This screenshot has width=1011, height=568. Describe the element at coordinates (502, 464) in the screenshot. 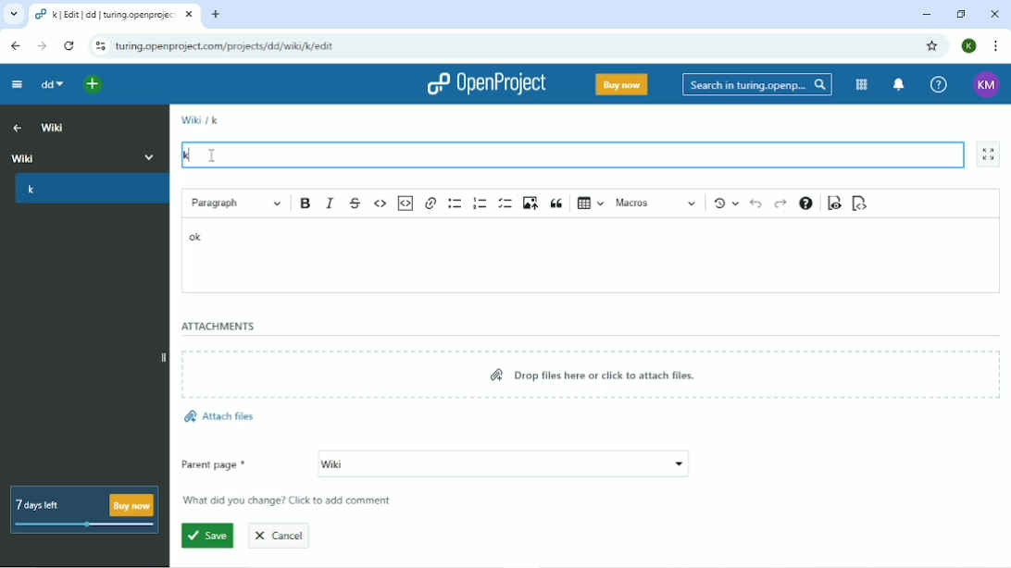

I see `Wiki` at that location.